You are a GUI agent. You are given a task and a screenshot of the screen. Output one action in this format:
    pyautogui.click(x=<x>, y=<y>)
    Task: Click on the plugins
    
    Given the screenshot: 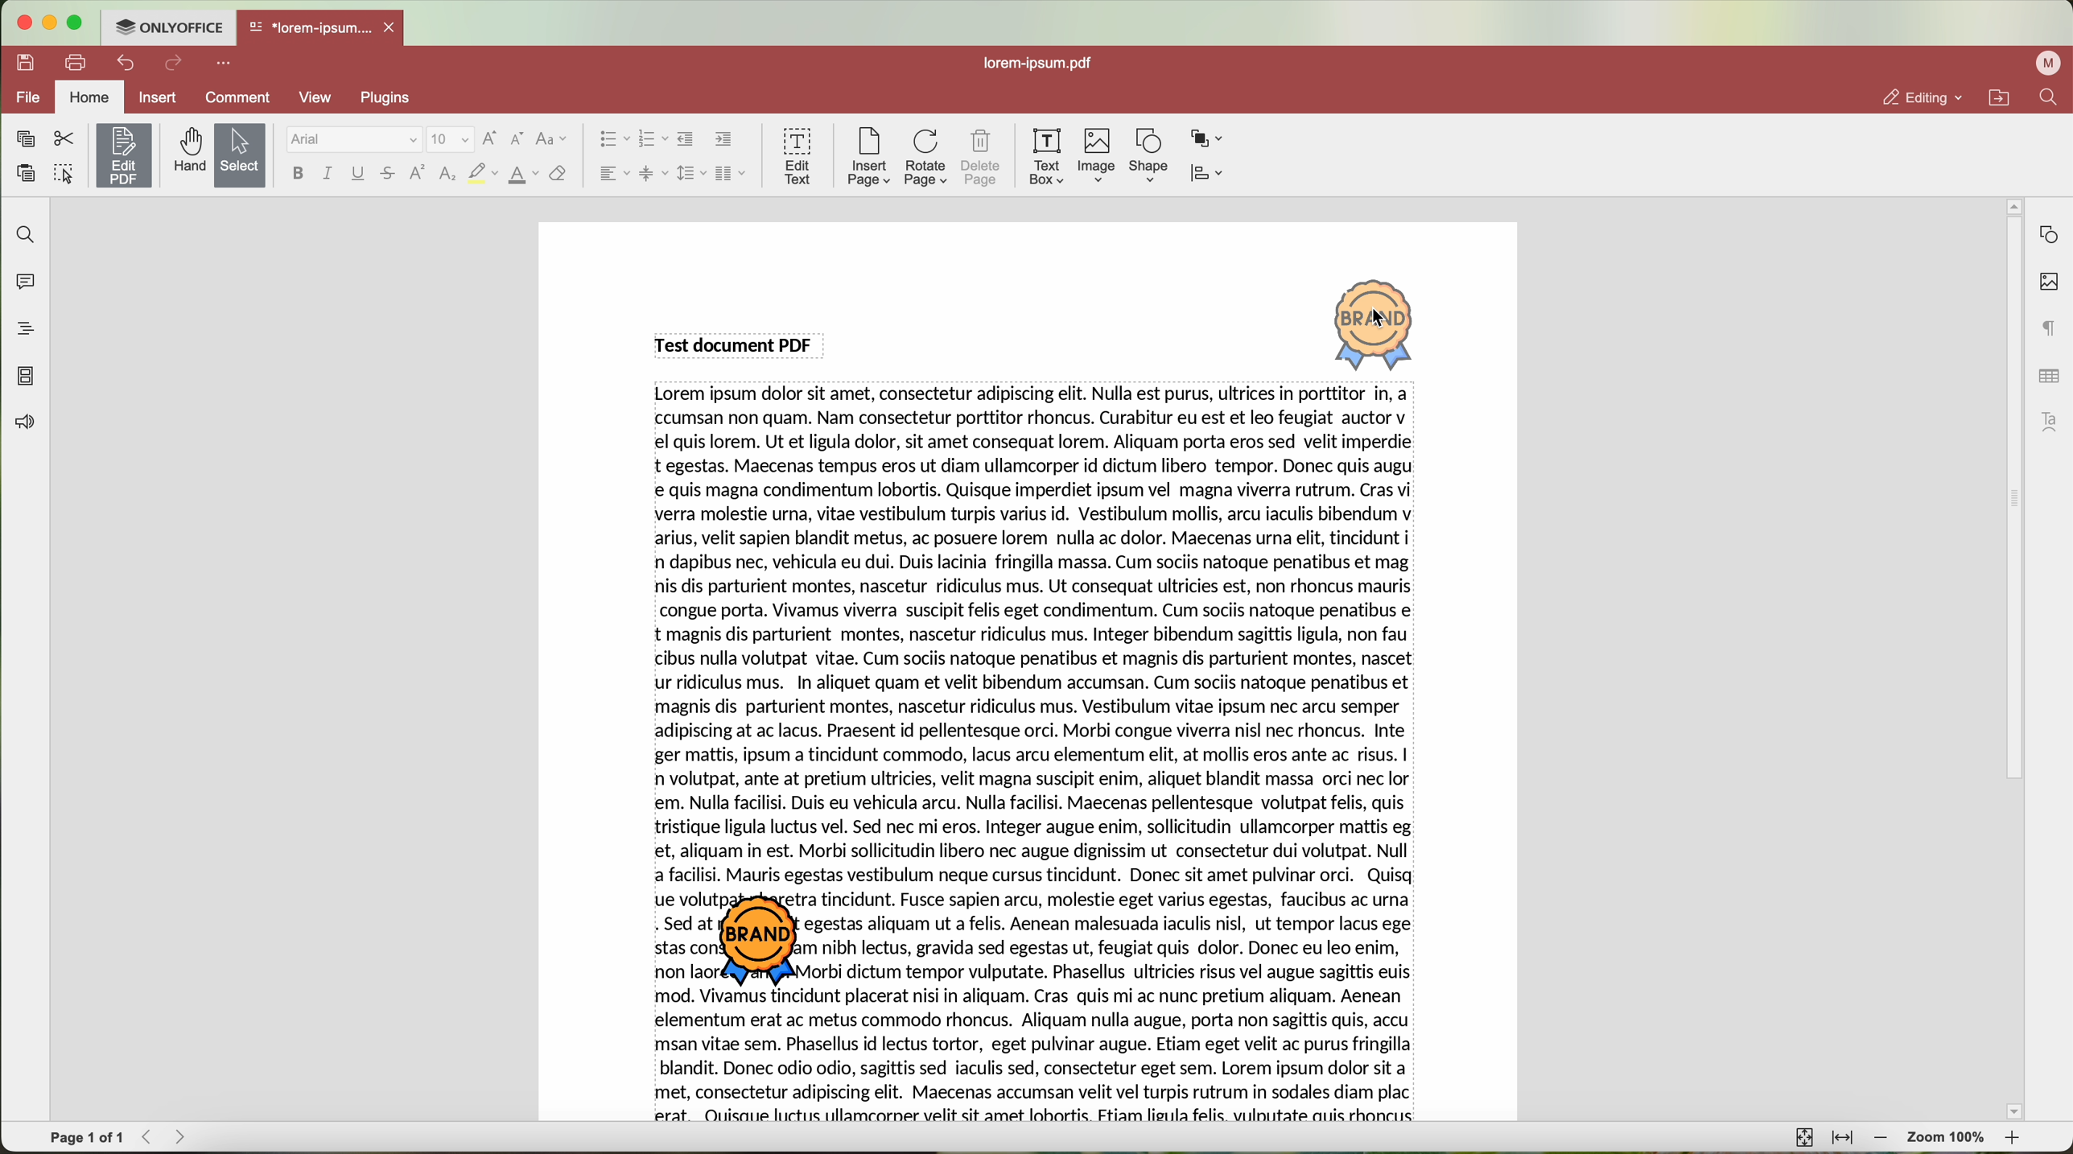 What is the action you would take?
    pyautogui.click(x=394, y=97)
    